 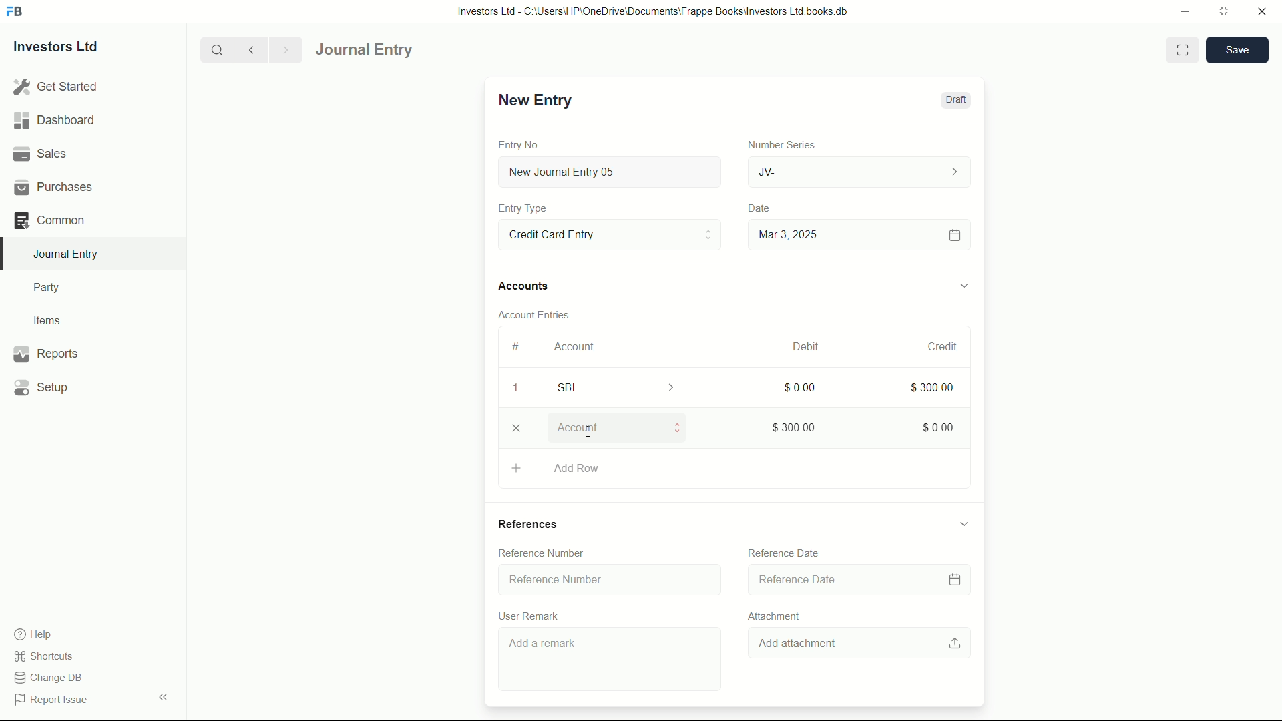 What do you see at coordinates (625, 387) in the screenshot?
I see `SBI` at bounding box center [625, 387].